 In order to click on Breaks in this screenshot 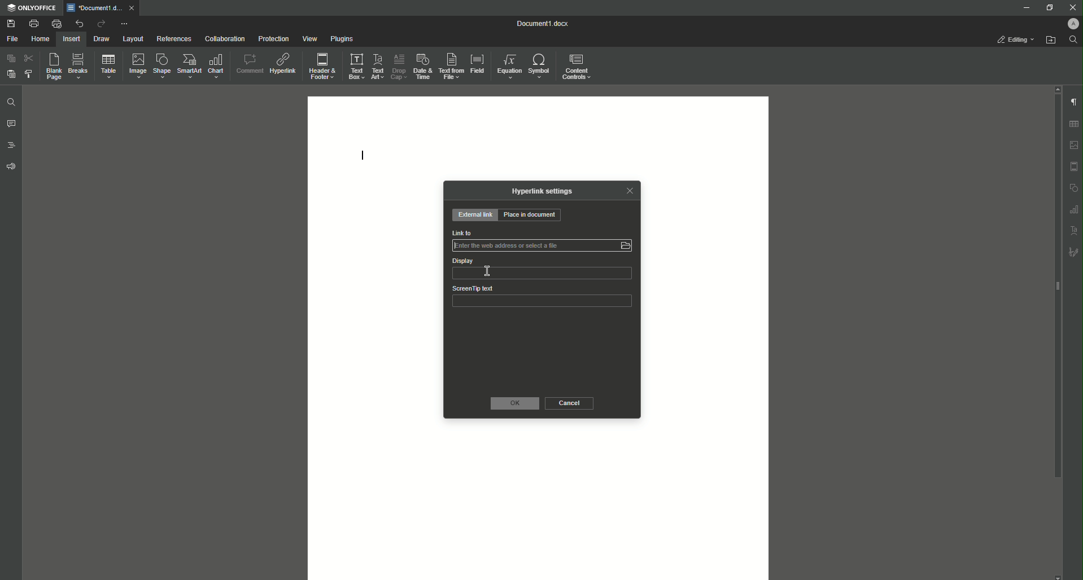, I will do `click(80, 65)`.